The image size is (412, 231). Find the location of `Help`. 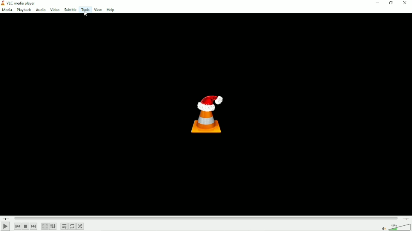

Help is located at coordinates (111, 9).